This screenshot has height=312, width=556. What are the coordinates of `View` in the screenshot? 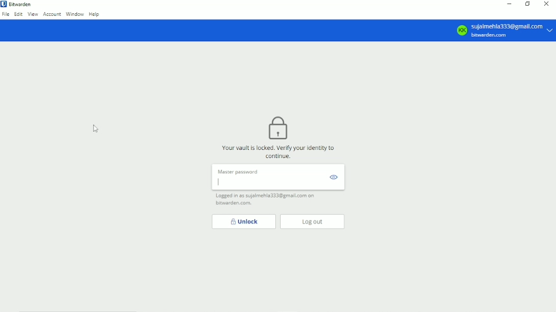 It's located at (33, 15).